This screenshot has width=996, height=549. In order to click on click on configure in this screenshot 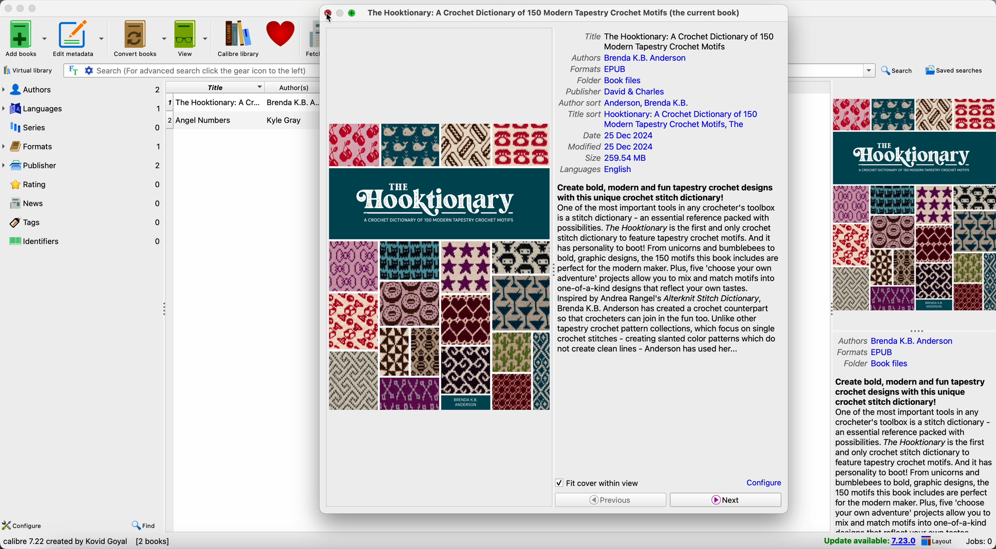, I will do `click(765, 484)`.